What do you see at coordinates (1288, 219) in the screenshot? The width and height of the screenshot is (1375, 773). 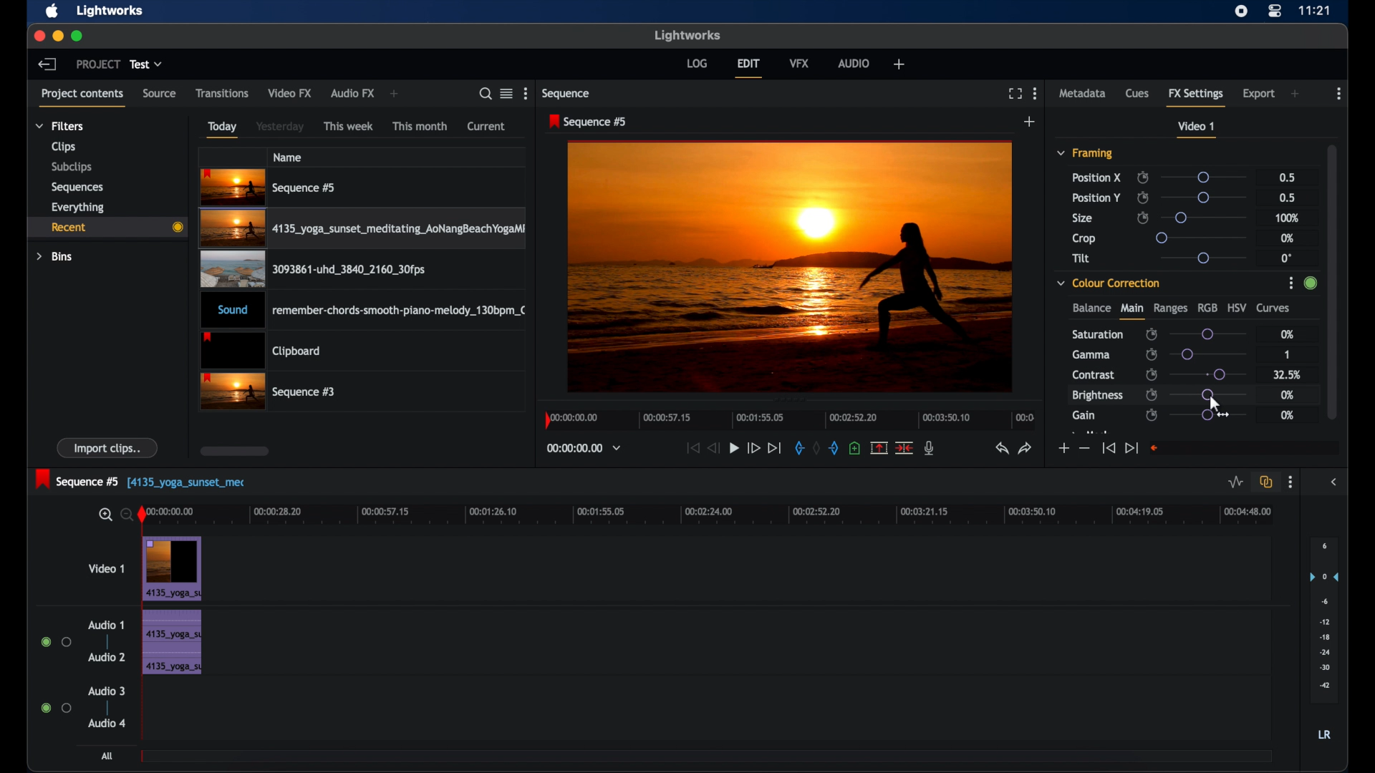 I see `100%` at bounding box center [1288, 219].